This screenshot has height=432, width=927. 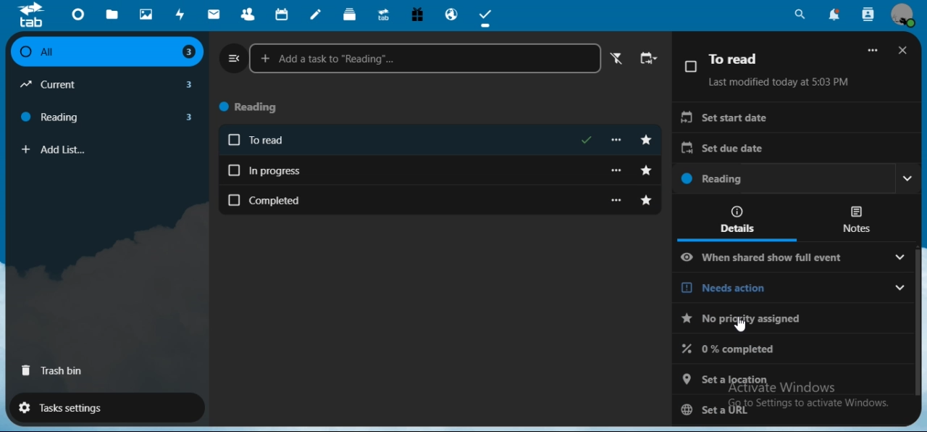 What do you see at coordinates (282, 14) in the screenshot?
I see `calendar` at bounding box center [282, 14].